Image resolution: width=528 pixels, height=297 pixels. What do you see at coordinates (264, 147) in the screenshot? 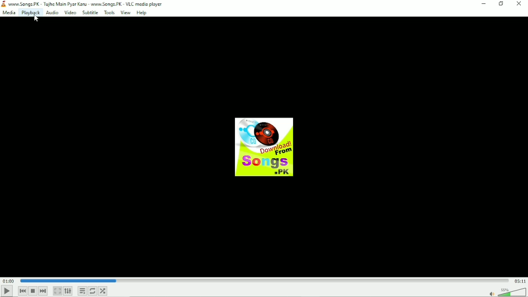
I see `Audio track` at bounding box center [264, 147].